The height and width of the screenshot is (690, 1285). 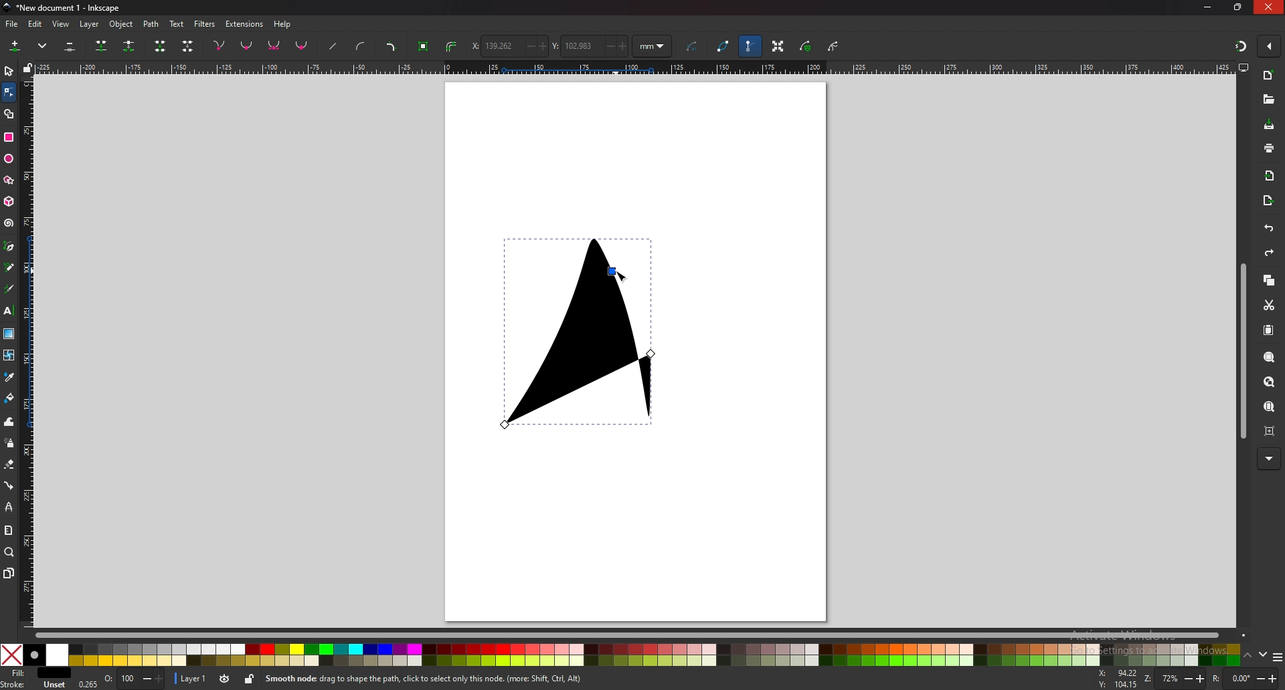 What do you see at coordinates (453, 46) in the screenshot?
I see `stroke to path` at bounding box center [453, 46].